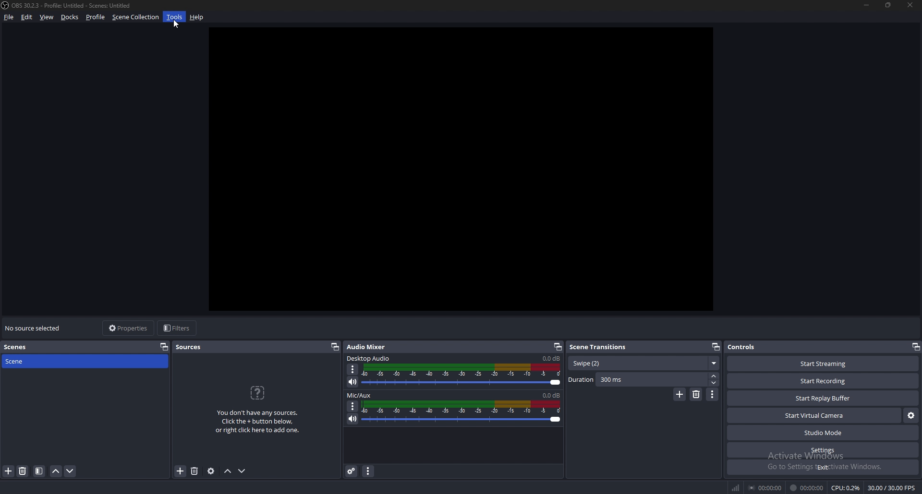 This screenshot has height=494, width=922. Describe the element at coordinates (823, 381) in the screenshot. I see `start recording` at that location.